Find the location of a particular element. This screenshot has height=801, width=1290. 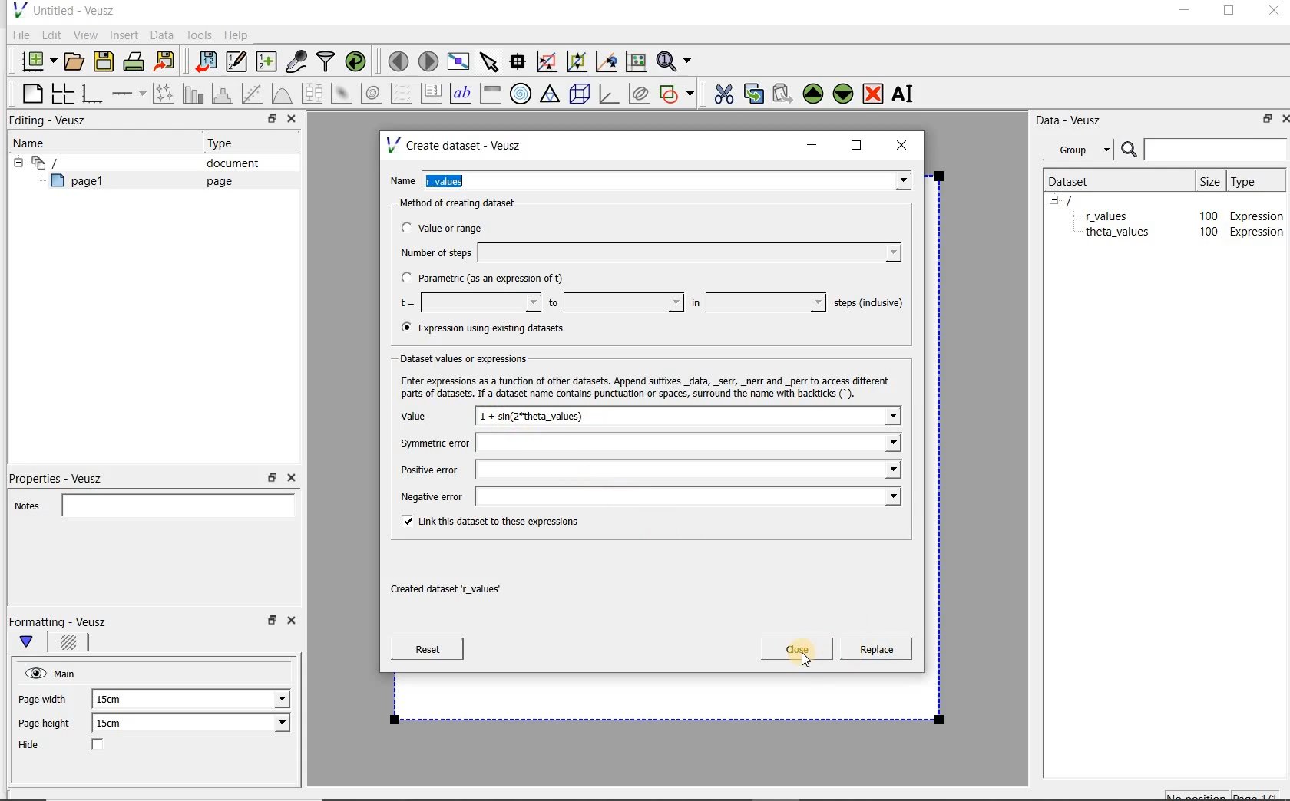

Type is located at coordinates (1254, 180).